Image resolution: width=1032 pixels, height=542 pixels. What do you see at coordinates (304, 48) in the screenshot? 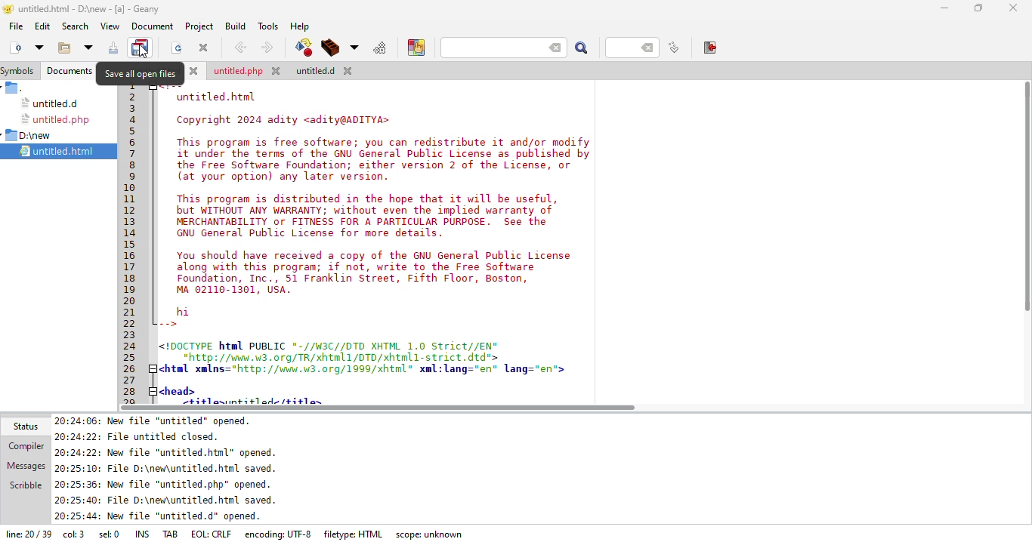
I see `compile` at bounding box center [304, 48].